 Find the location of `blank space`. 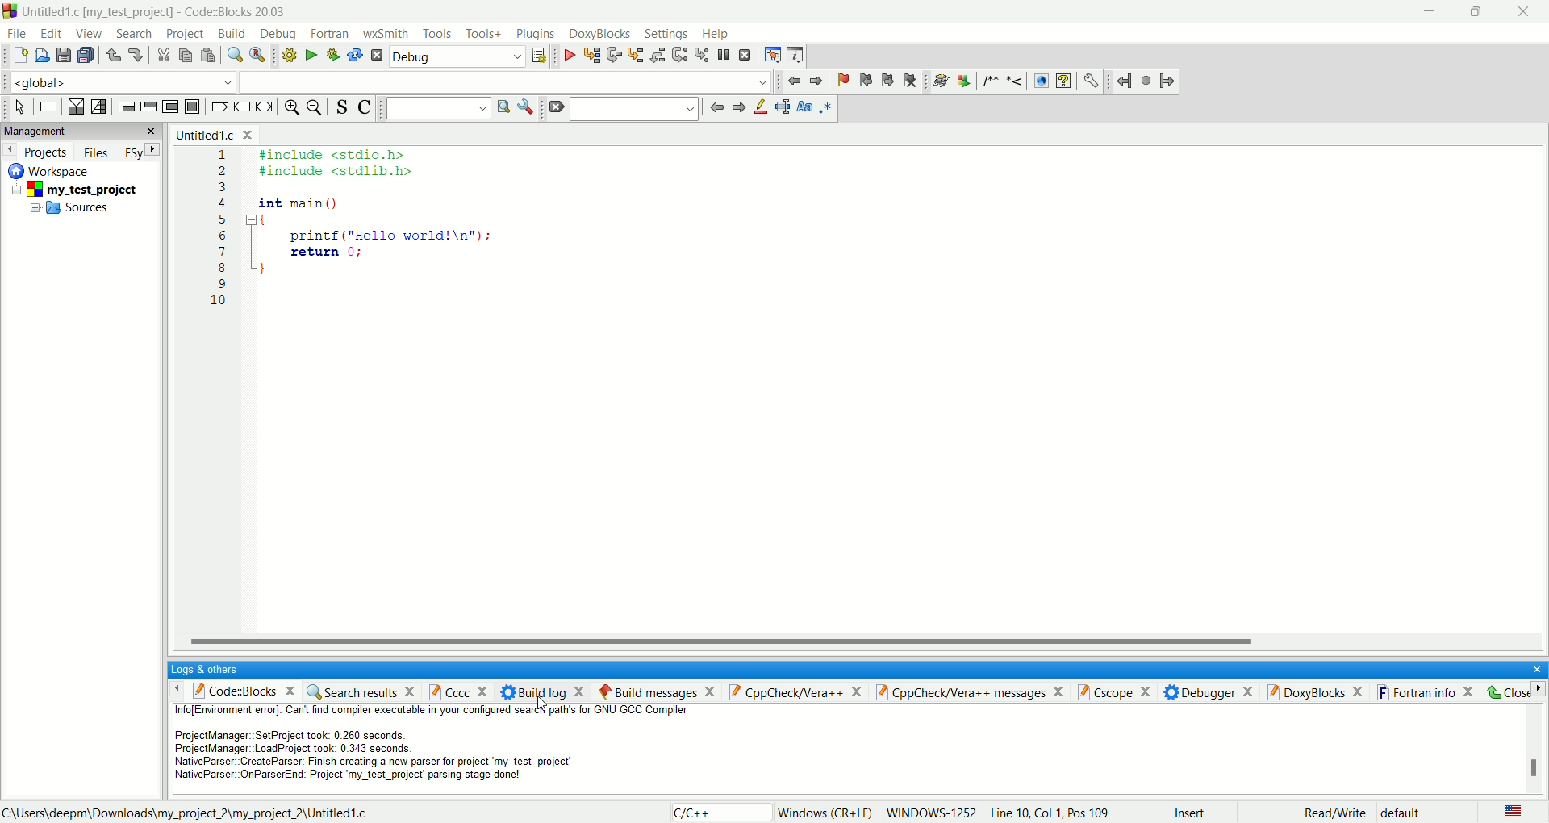

blank space is located at coordinates (507, 81).